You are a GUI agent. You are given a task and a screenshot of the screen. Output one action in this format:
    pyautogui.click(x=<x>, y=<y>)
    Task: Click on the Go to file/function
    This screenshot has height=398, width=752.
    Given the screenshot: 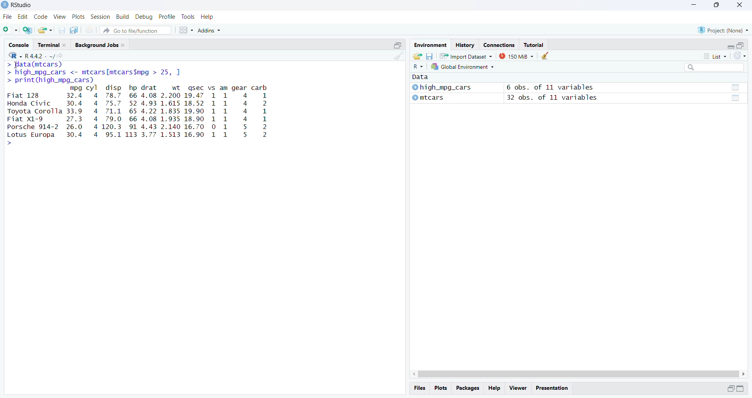 What is the action you would take?
    pyautogui.click(x=135, y=30)
    